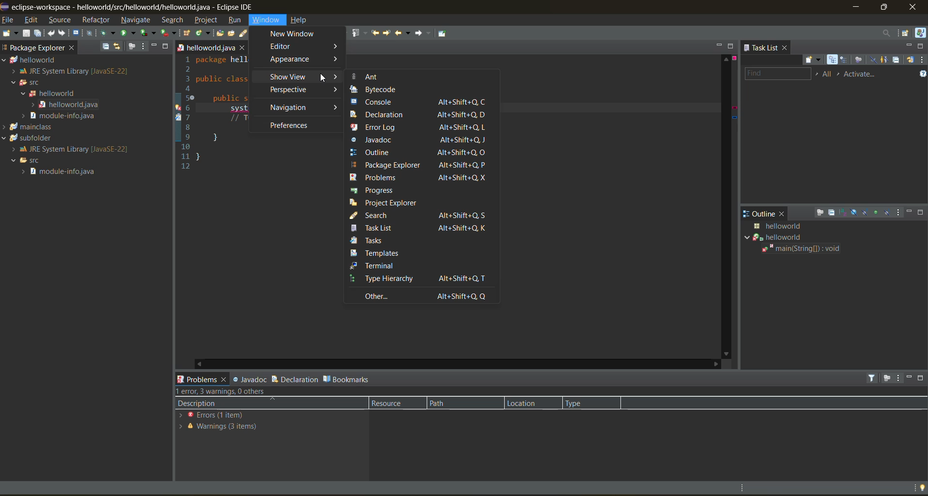 The image size is (928, 496). What do you see at coordinates (403, 33) in the screenshot?
I see `back` at bounding box center [403, 33].